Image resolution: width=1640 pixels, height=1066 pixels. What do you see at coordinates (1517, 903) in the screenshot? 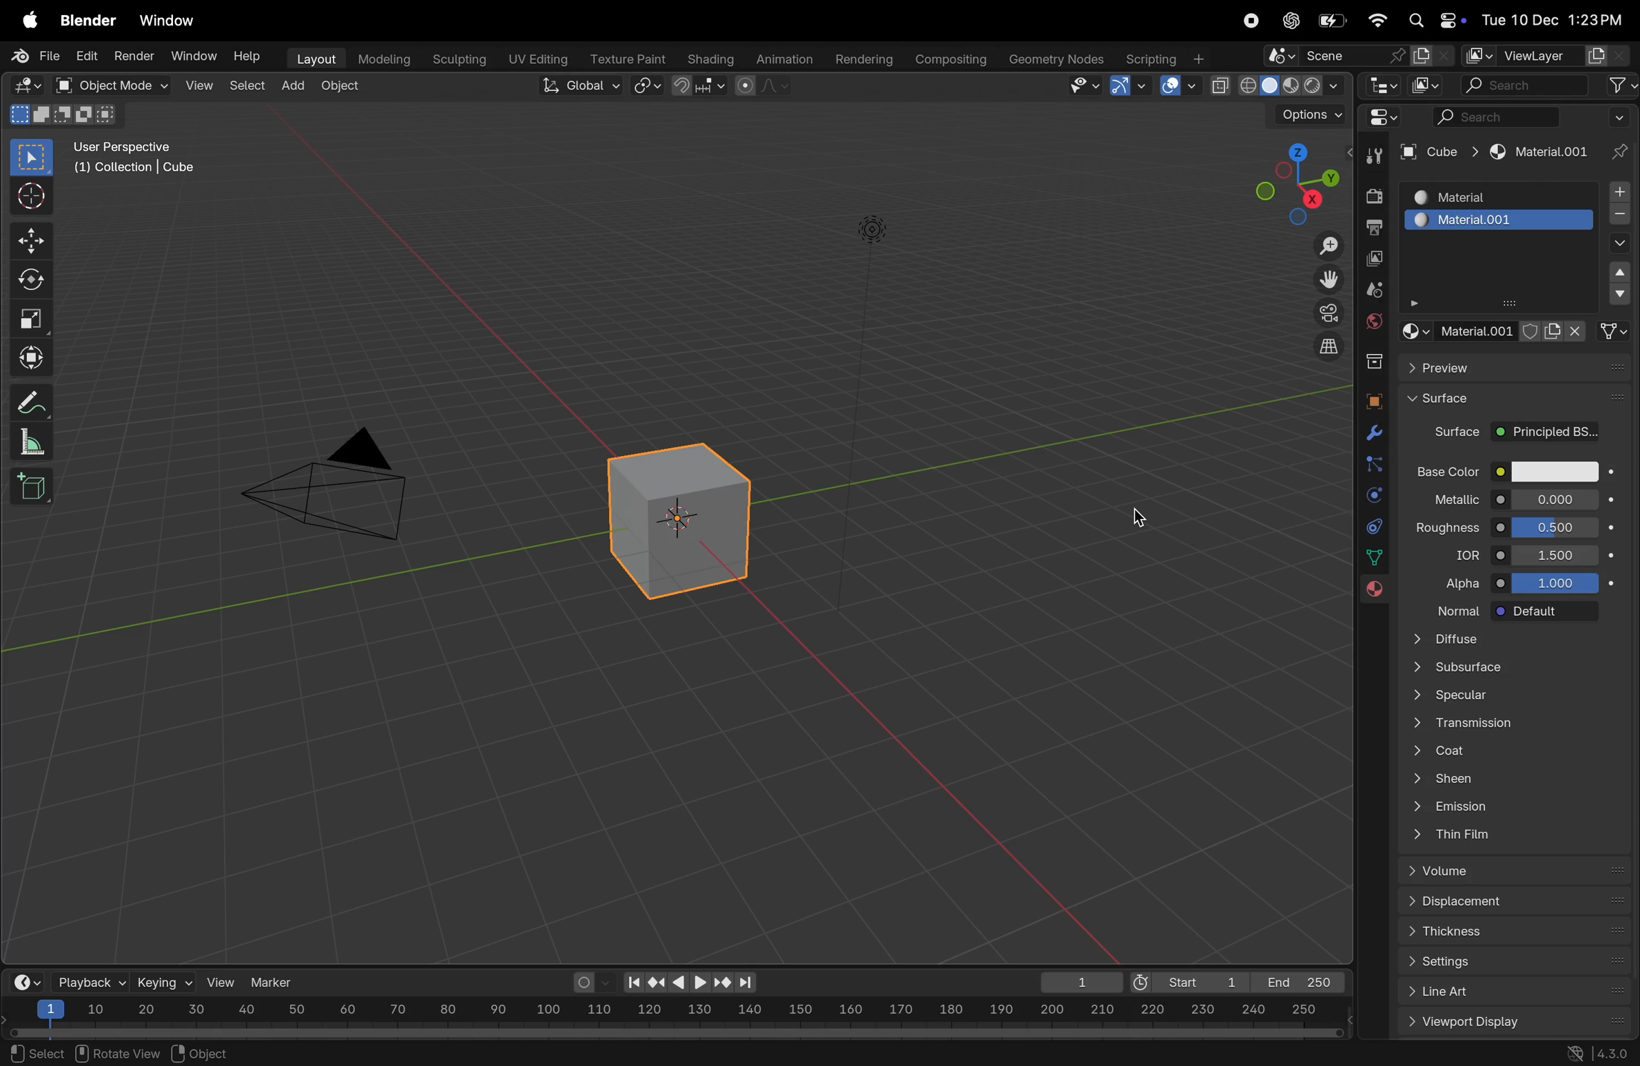
I see `displacement` at bounding box center [1517, 903].